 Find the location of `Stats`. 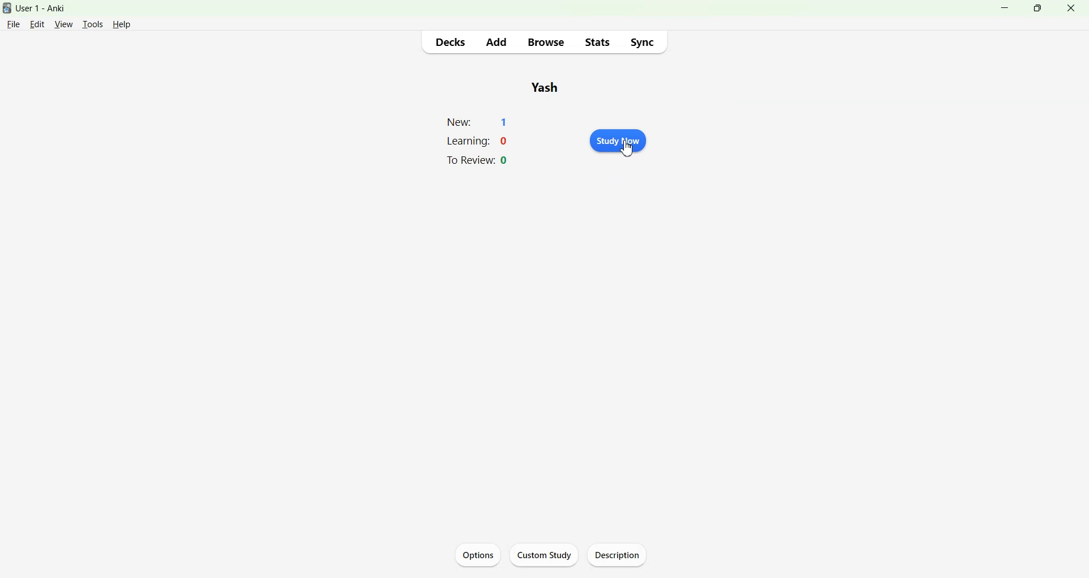

Stats is located at coordinates (596, 42).